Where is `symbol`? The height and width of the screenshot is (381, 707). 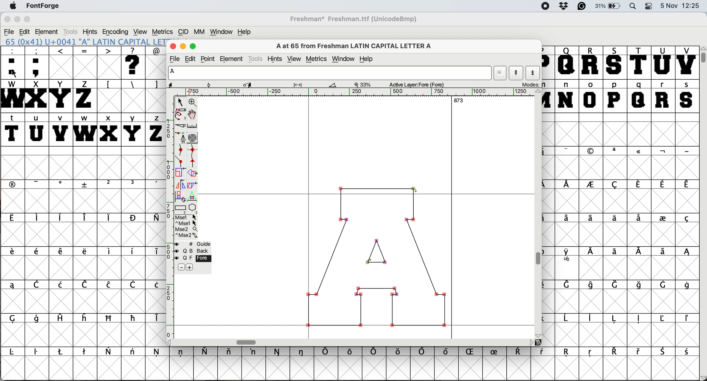
symbol is located at coordinates (568, 184).